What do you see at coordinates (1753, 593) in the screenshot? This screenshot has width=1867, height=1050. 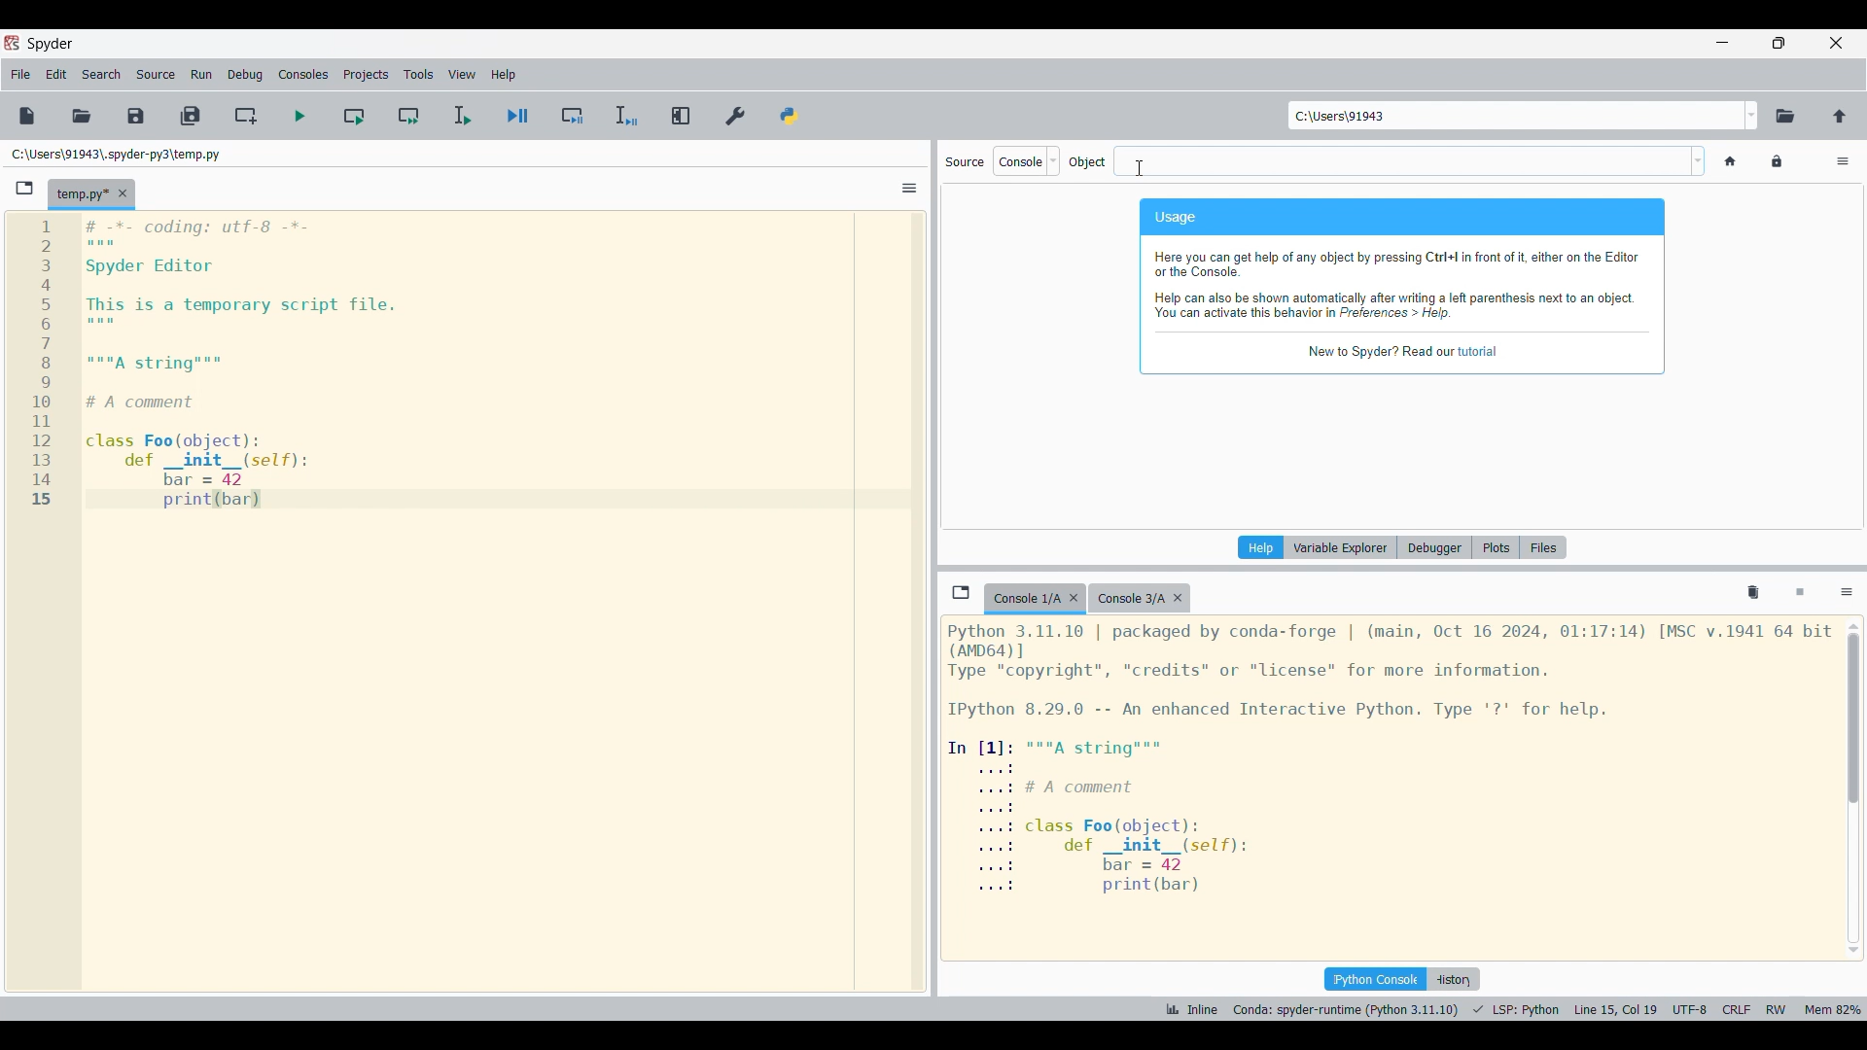 I see `Remove all variables from namespace` at bounding box center [1753, 593].